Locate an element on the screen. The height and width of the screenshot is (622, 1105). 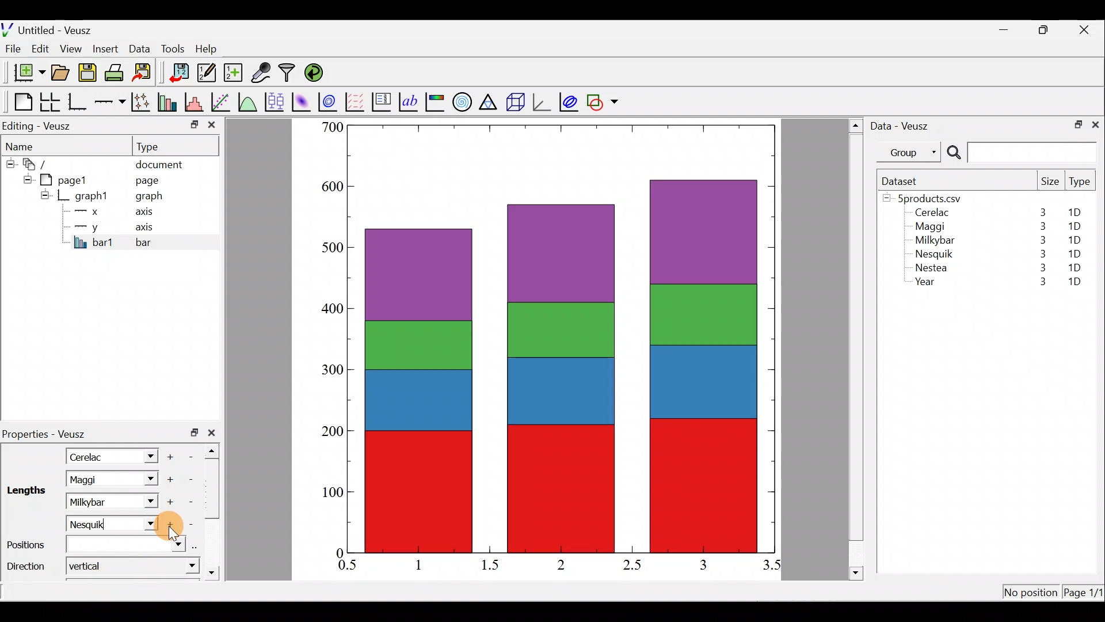
600 is located at coordinates (330, 184).